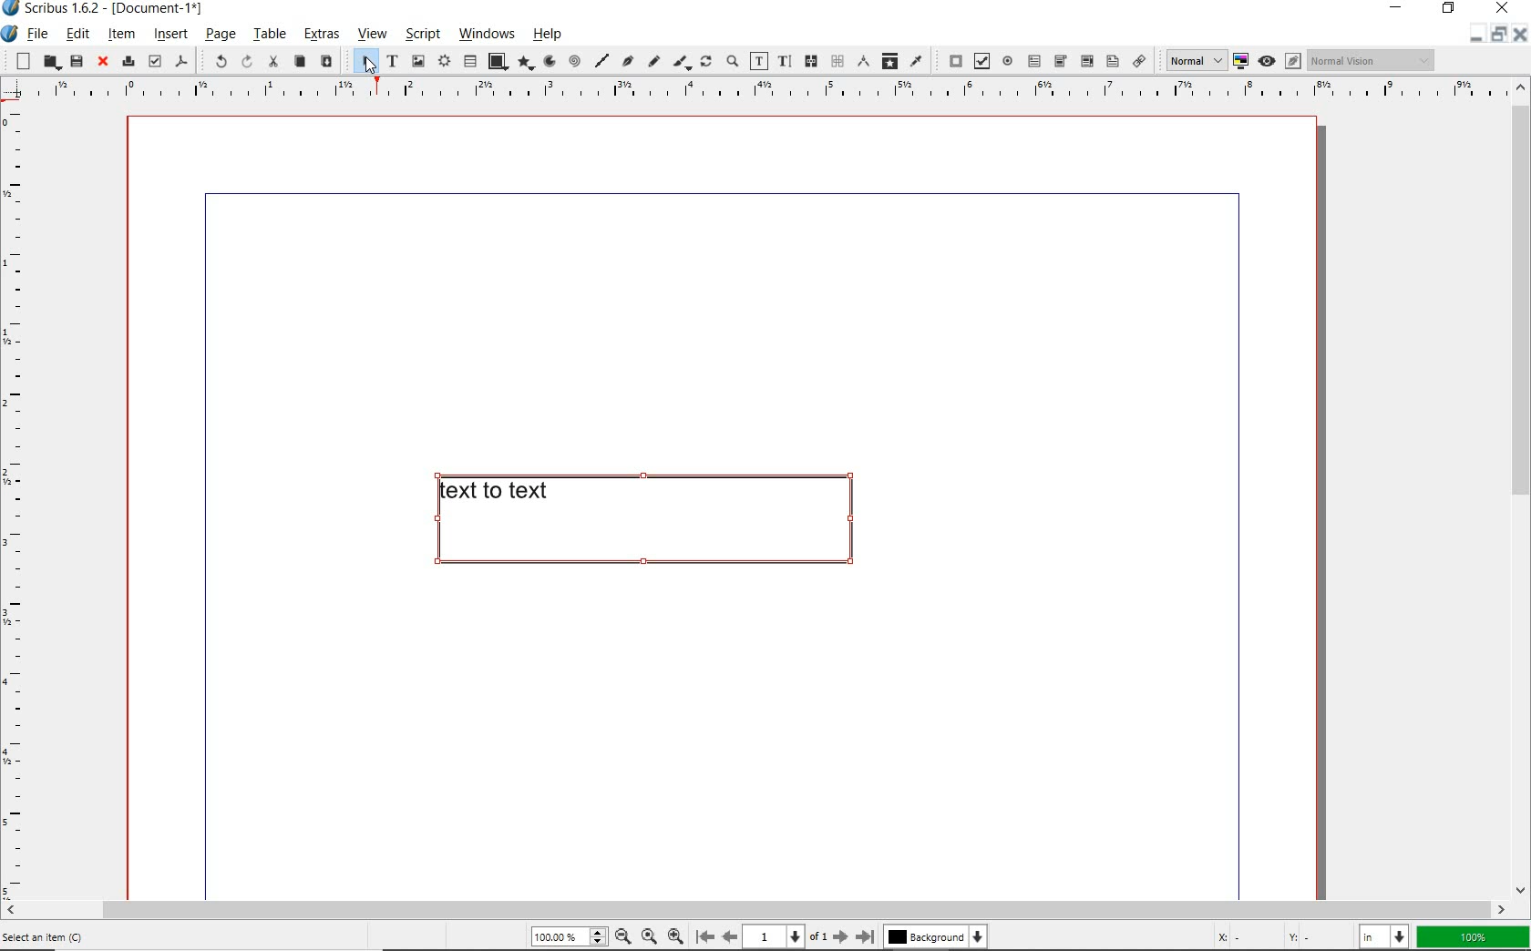 Image resolution: width=1531 pixels, height=951 pixels. What do you see at coordinates (76, 61) in the screenshot?
I see `save` at bounding box center [76, 61].